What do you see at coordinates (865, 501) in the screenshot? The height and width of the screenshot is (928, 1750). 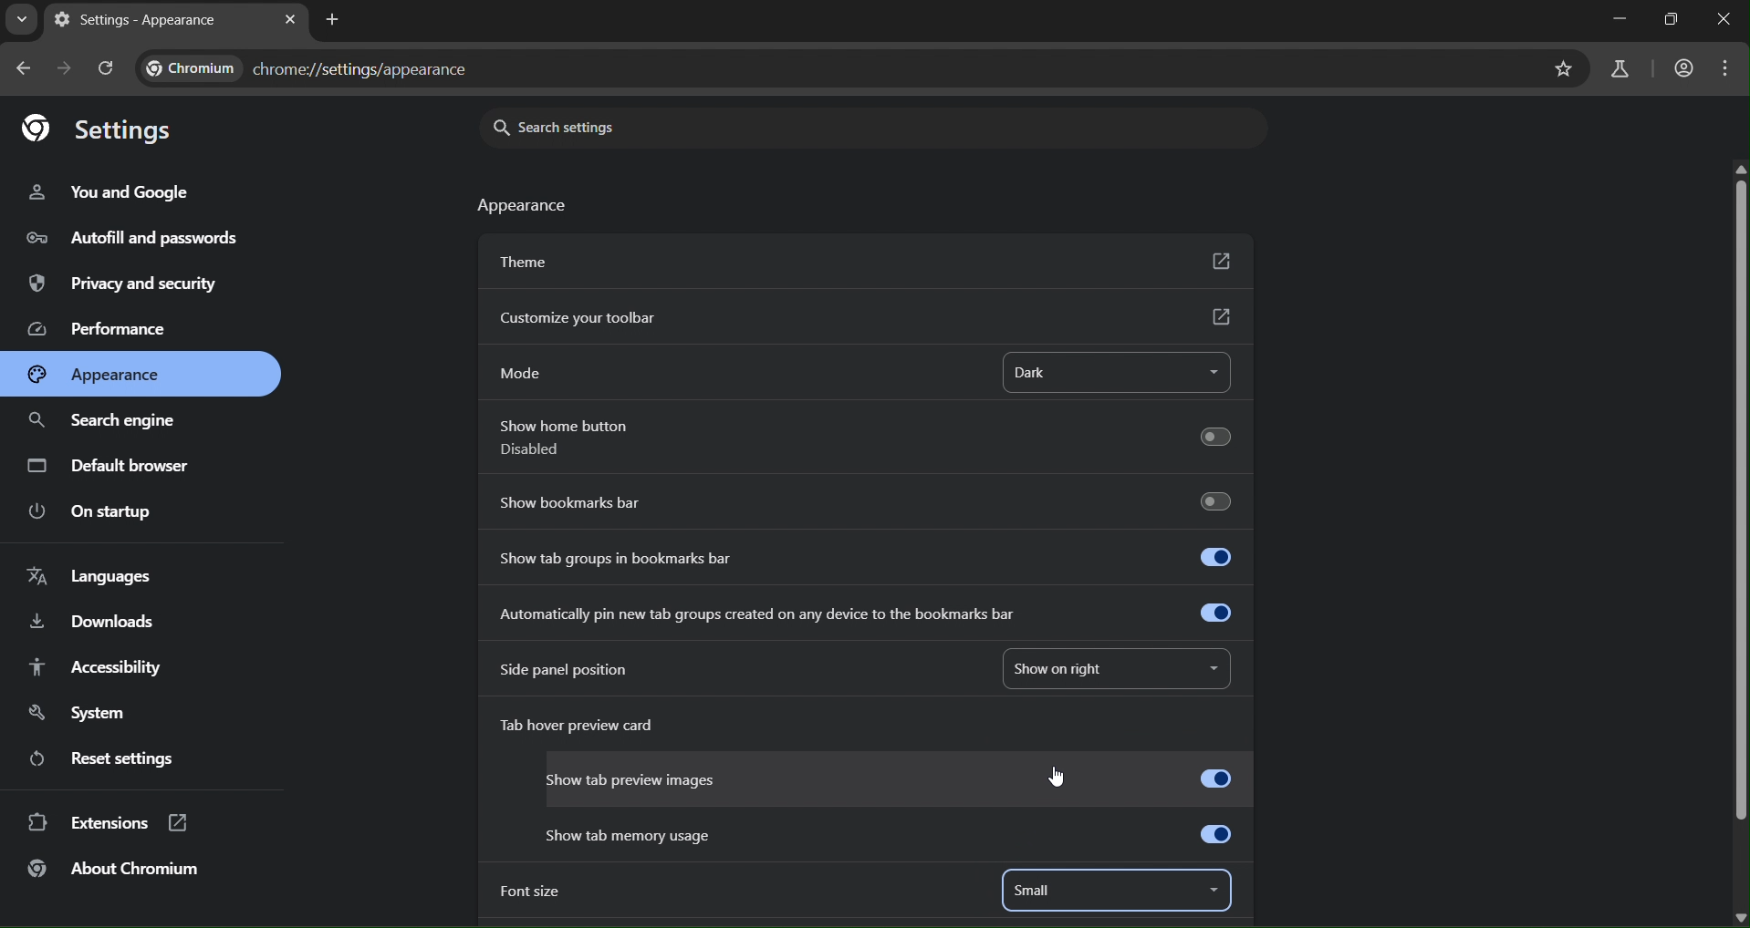 I see `show bookmarks bar` at bounding box center [865, 501].